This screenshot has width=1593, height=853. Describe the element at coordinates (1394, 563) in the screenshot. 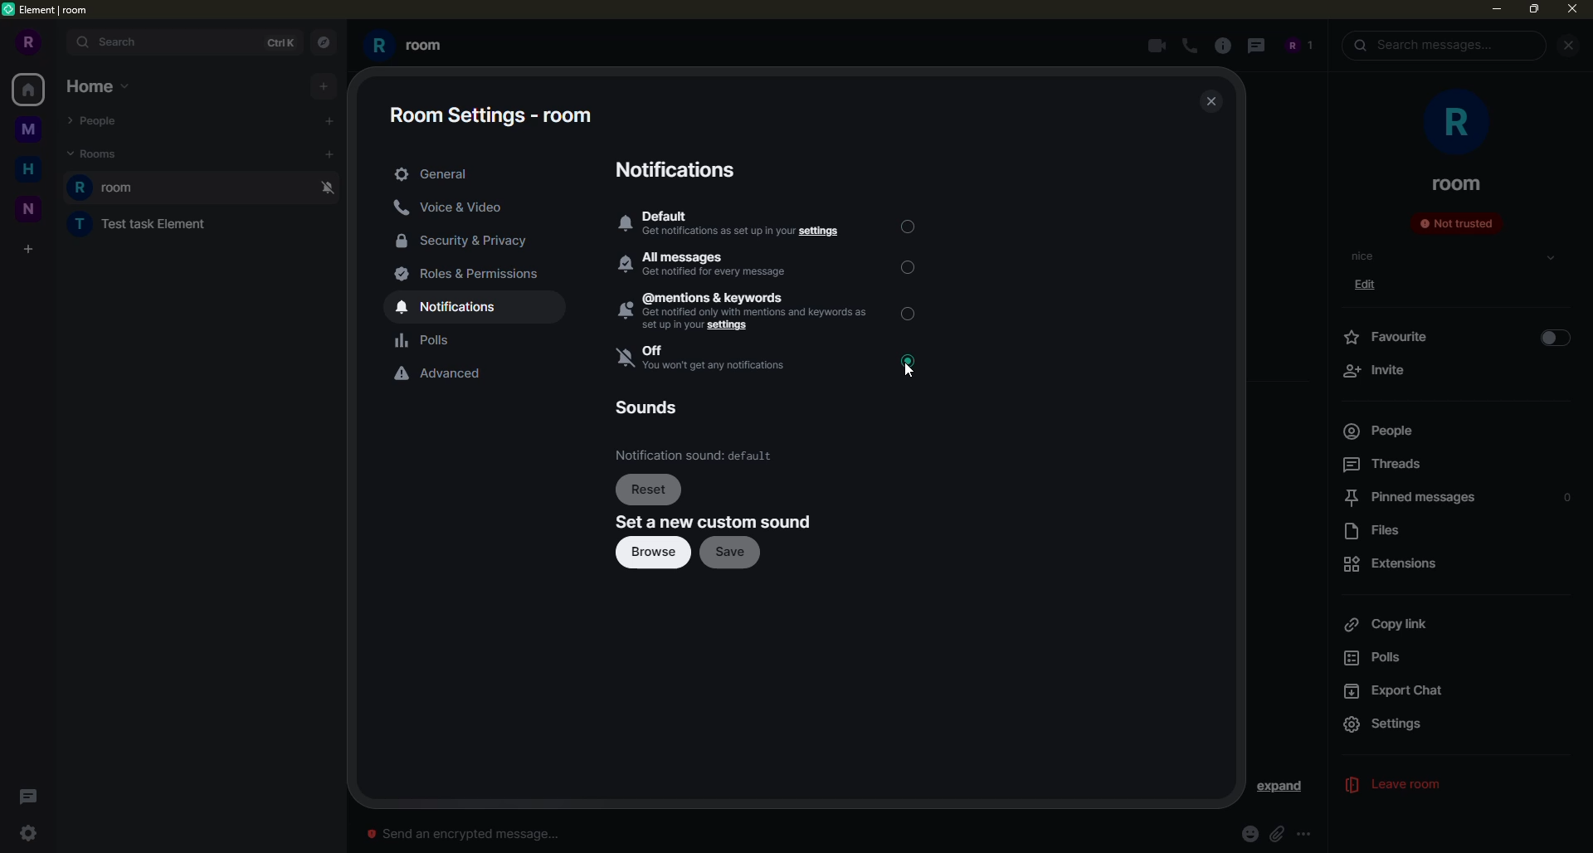

I see `extensions` at that location.